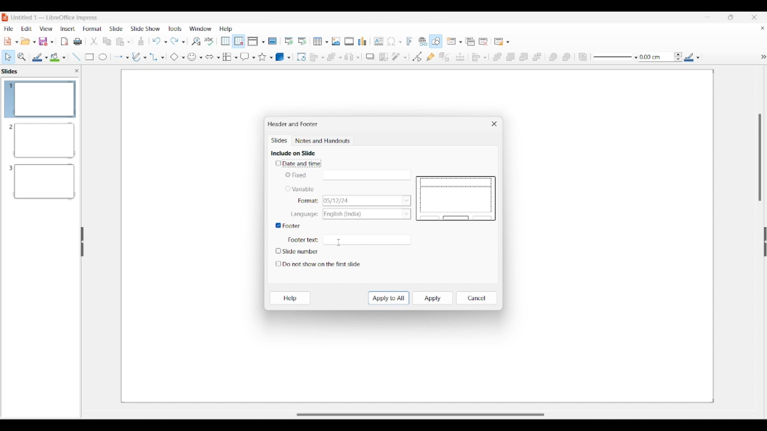  I want to click on Line color options , so click(40, 57).